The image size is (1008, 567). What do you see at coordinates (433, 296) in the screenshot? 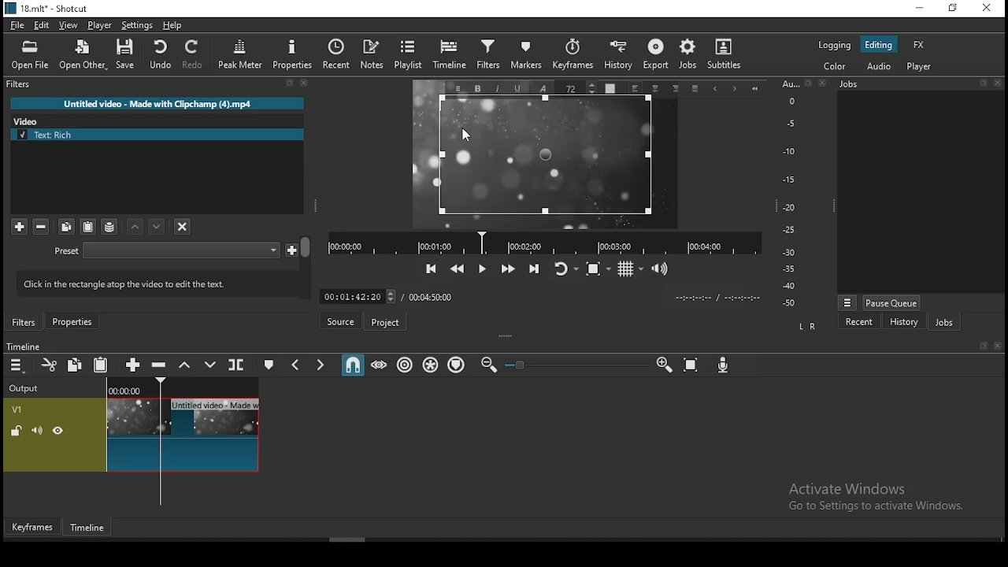
I see `total time` at bounding box center [433, 296].